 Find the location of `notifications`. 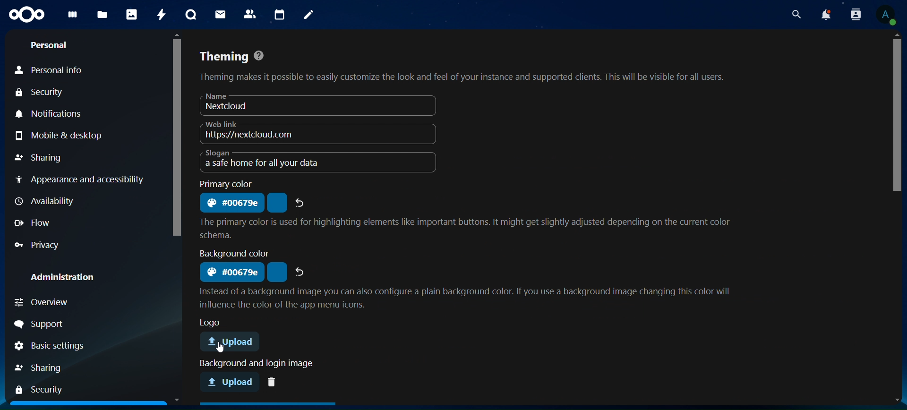

notifications is located at coordinates (47, 112).